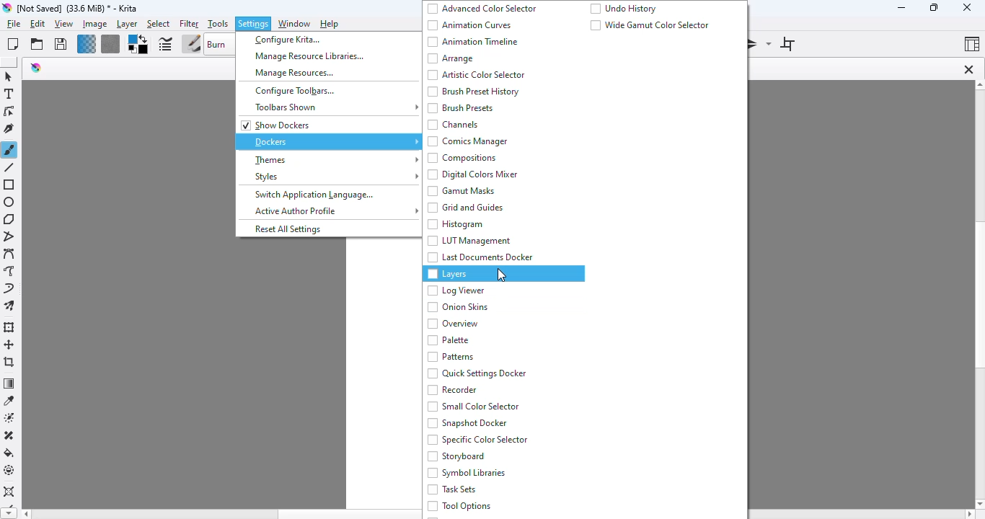 This screenshot has width=985, height=519. Describe the element at coordinates (330, 24) in the screenshot. I see `help` at that location.